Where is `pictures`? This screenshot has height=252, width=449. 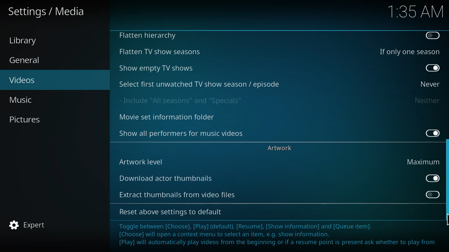 pictures is located at coordinates (26, 119).